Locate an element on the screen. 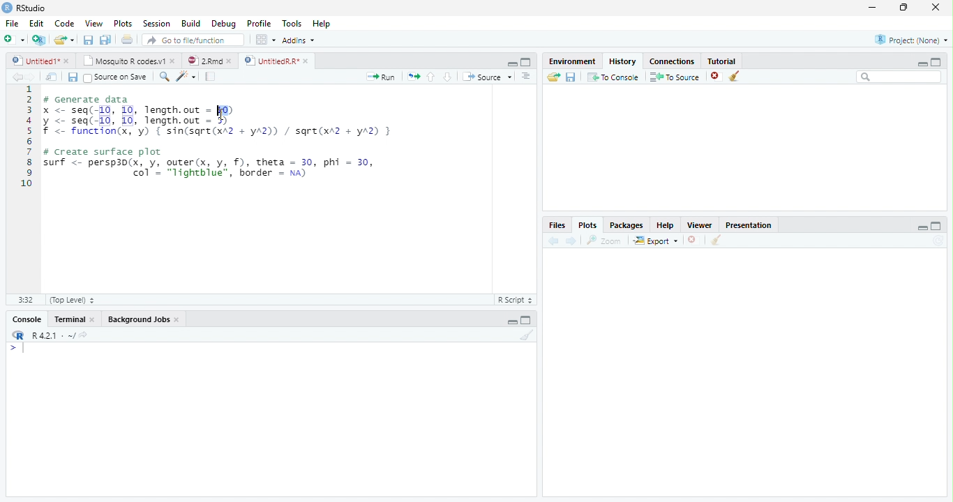 The height and width of the screenshot is (502, 953). cursor is located at coordinates (222, 114).